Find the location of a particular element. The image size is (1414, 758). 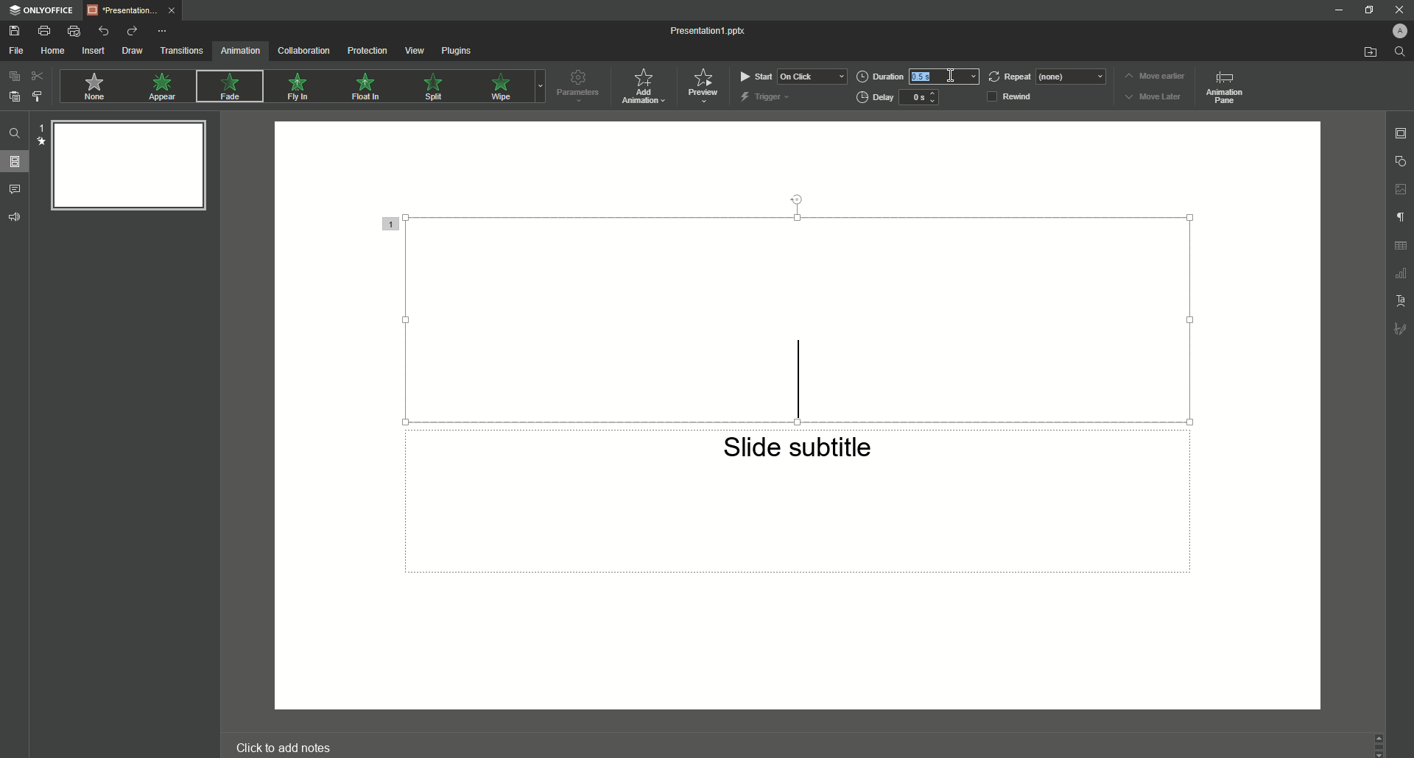

Animation is located at coordinates (241, 52).